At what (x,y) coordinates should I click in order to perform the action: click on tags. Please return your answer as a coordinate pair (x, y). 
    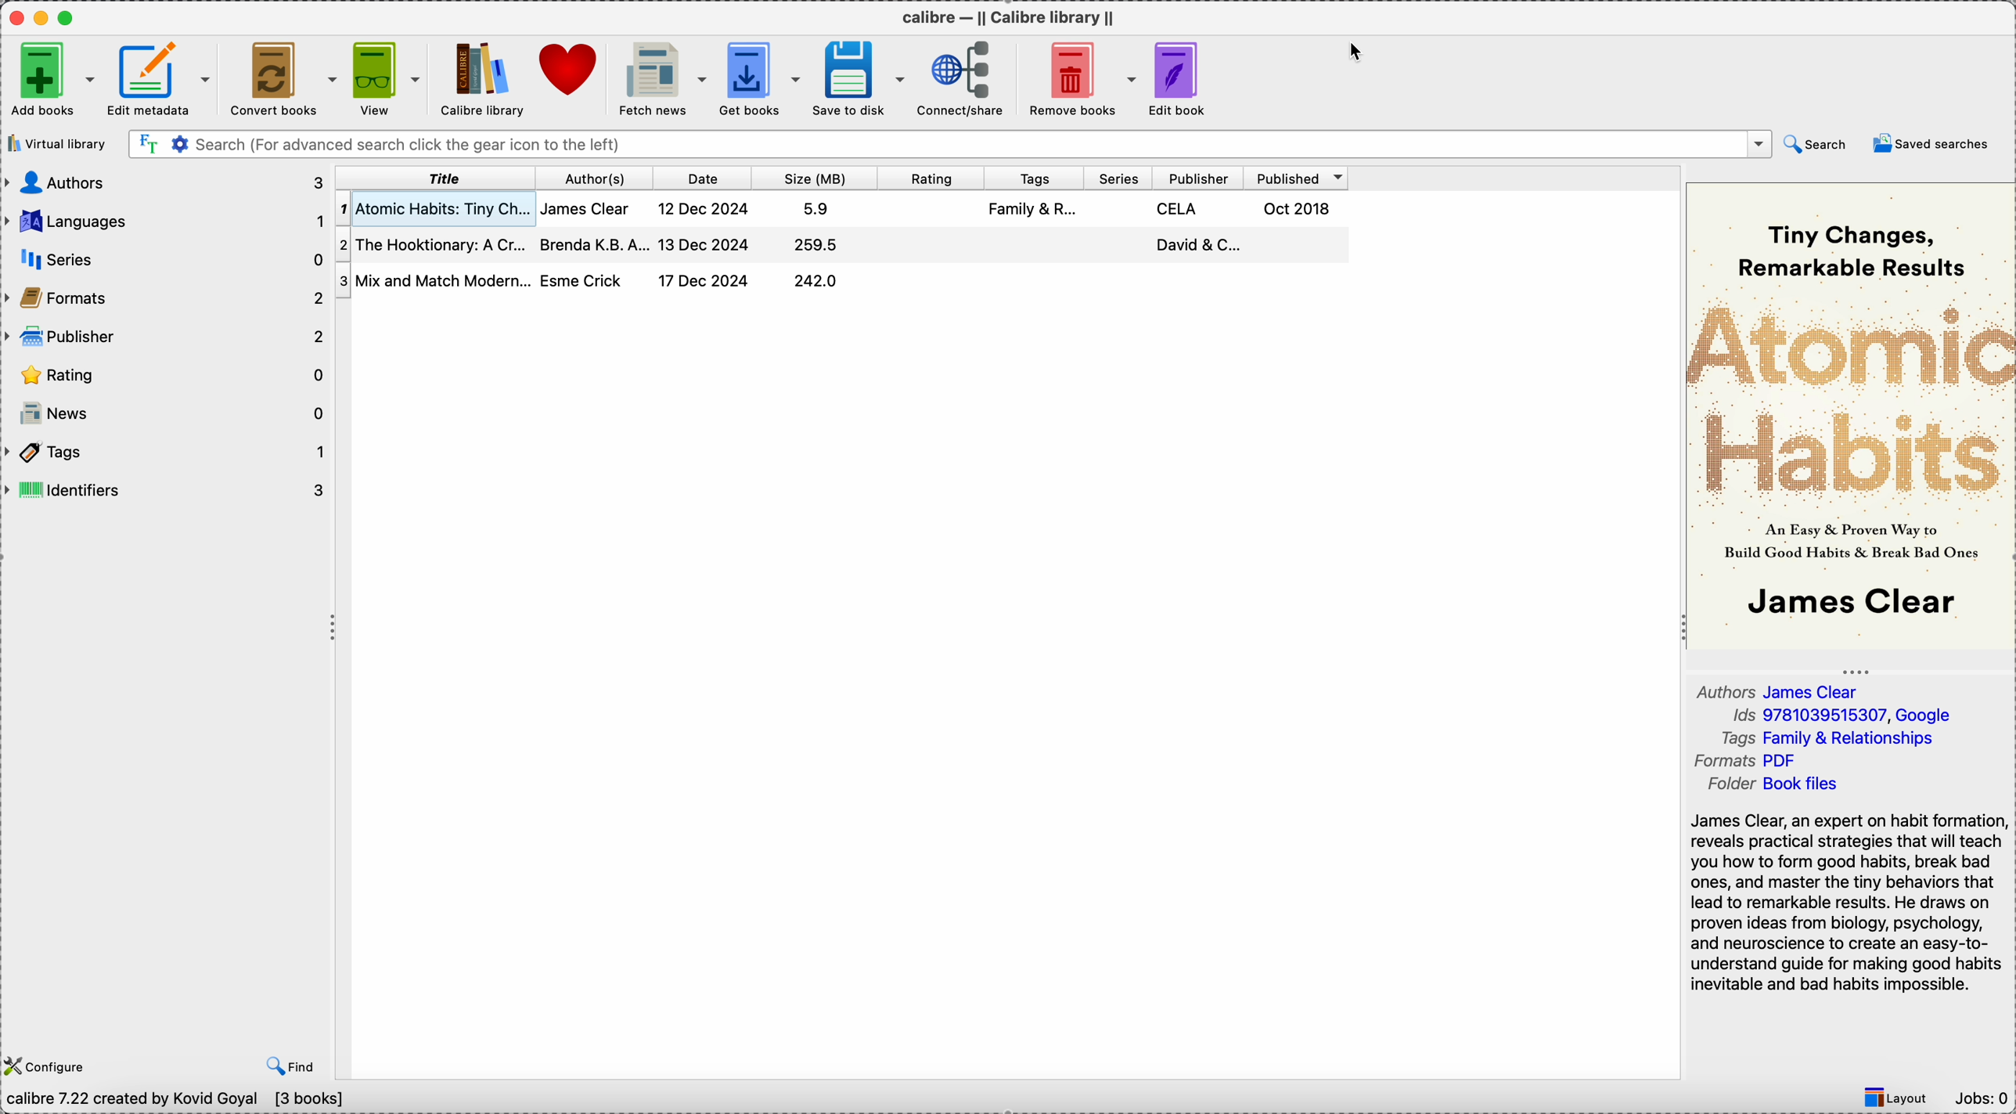
    Looking at the image, I should click on (167, 451).